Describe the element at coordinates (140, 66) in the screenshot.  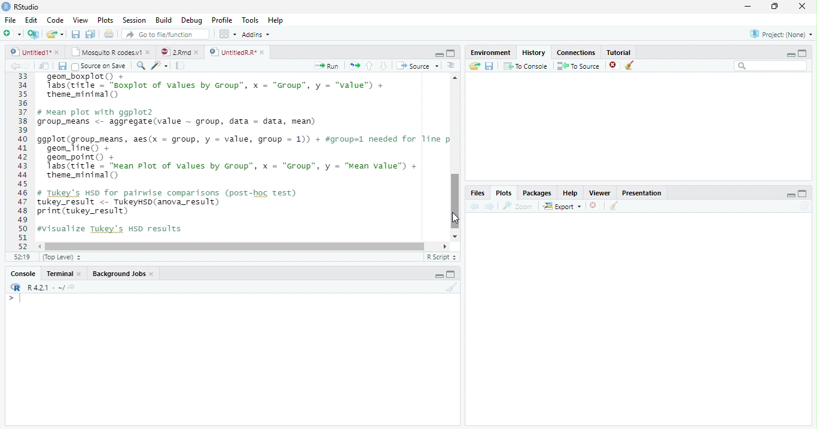
I see `Zoom In` at that location.